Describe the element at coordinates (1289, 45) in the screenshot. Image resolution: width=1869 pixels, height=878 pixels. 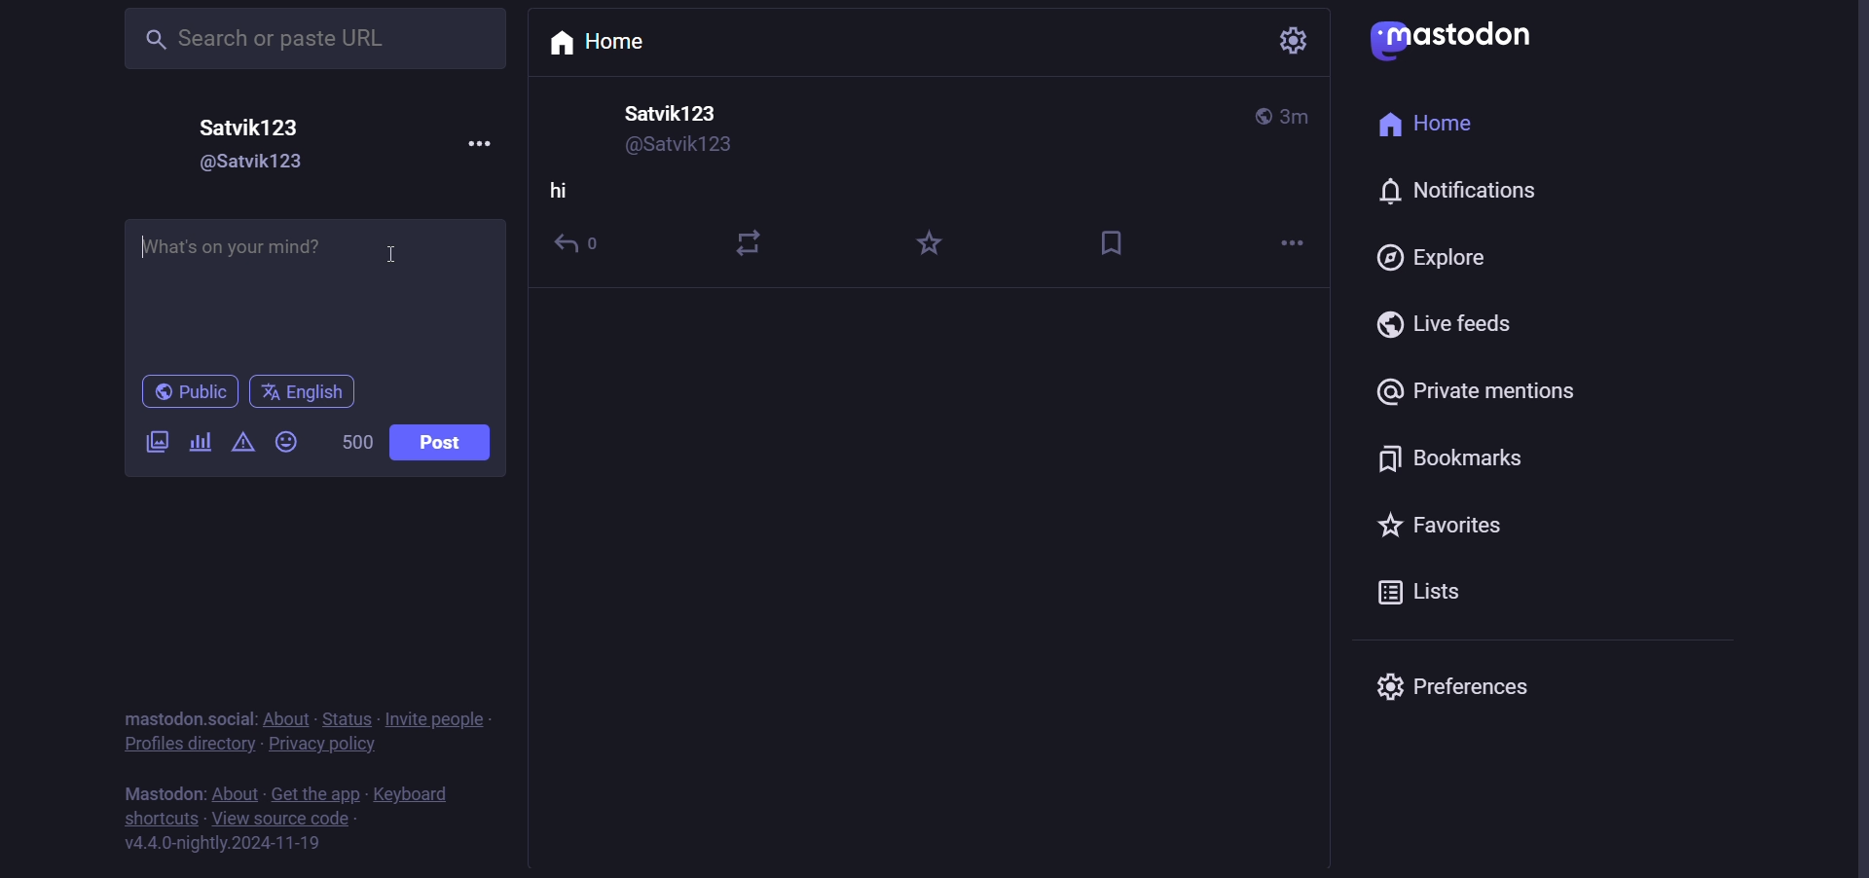
I see `setting` at that location.